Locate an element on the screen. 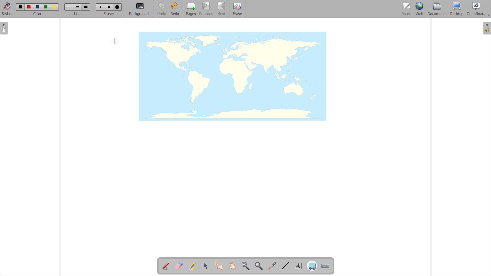 The width and height of the screenshot is (491, 276). capture part of the screen is located at coordinates (312, 266).